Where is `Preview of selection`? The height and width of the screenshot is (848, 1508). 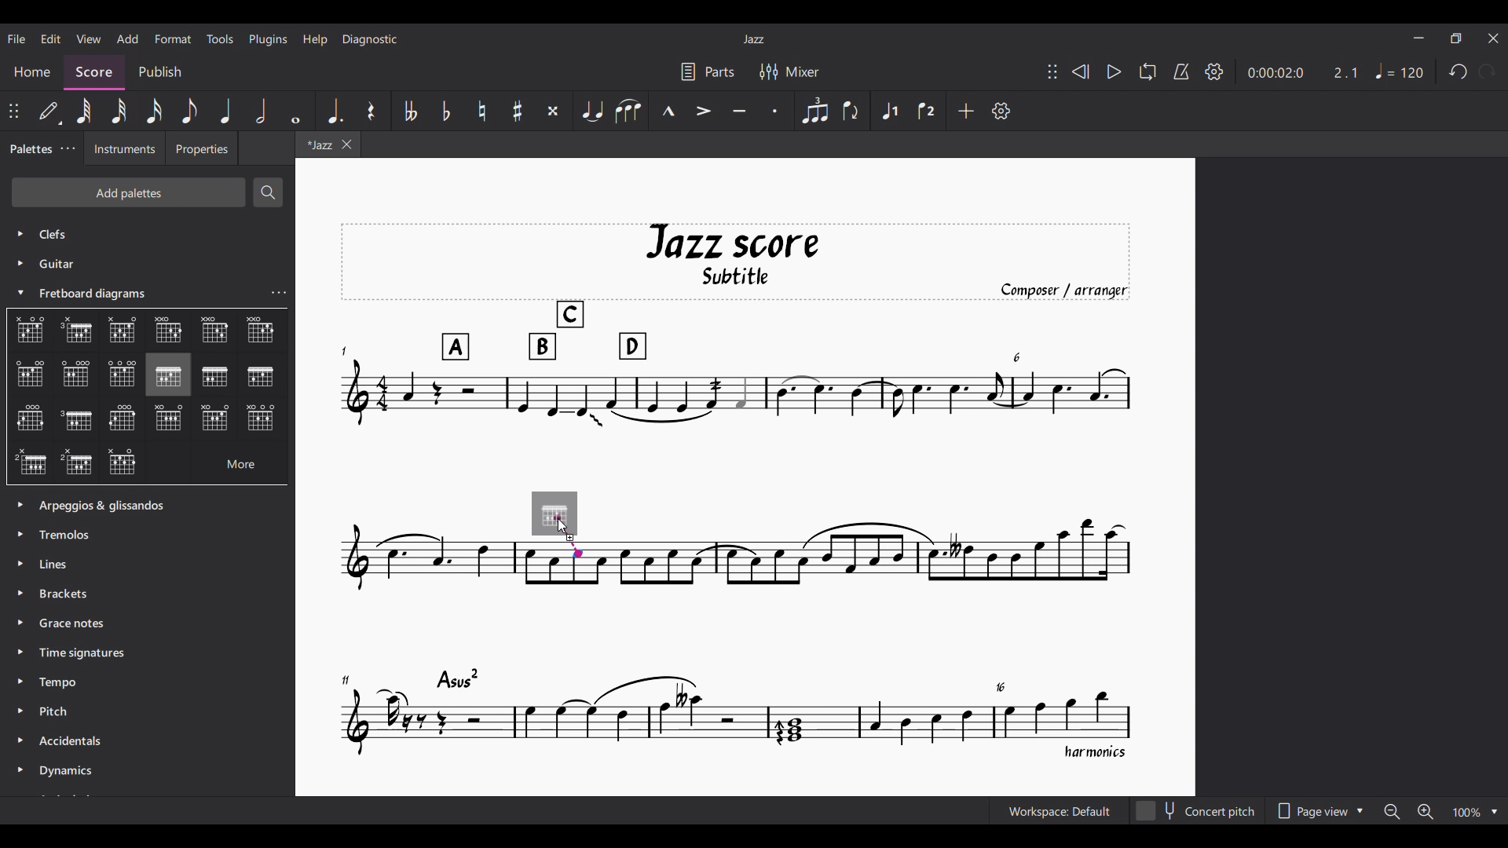
Preview of selection is located at coordinates (555, 515).